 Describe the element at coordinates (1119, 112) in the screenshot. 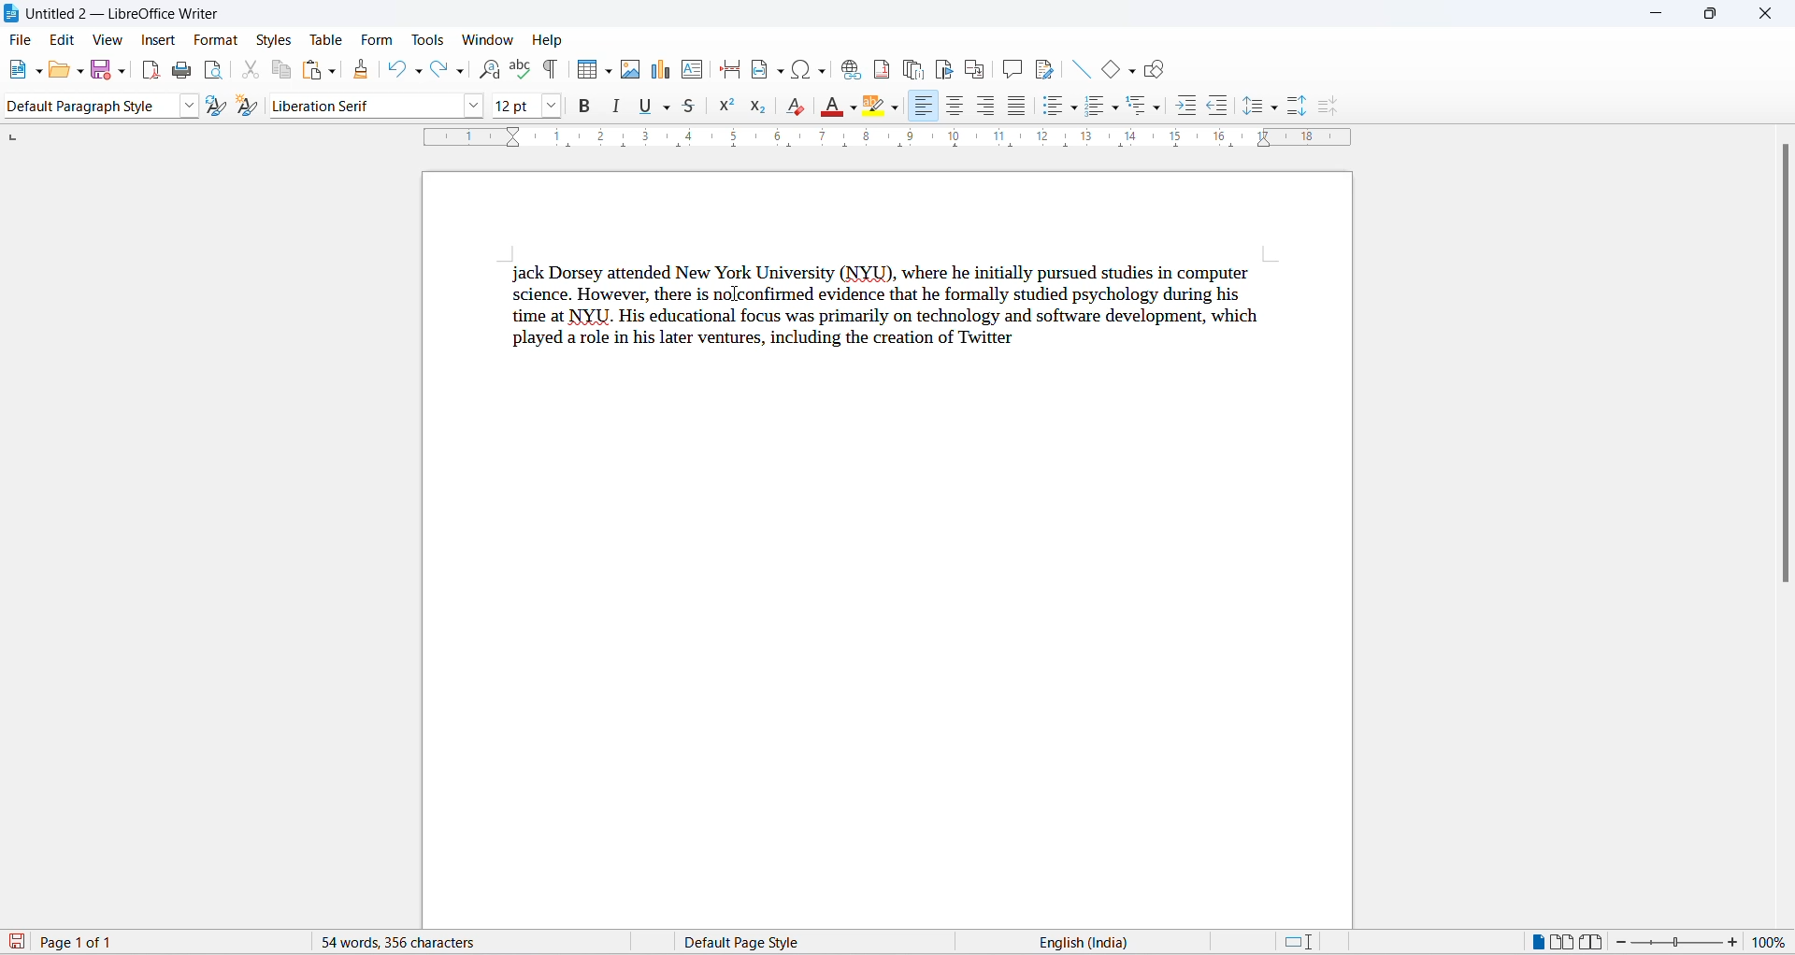

I see `toggle ordered list options` at that location.